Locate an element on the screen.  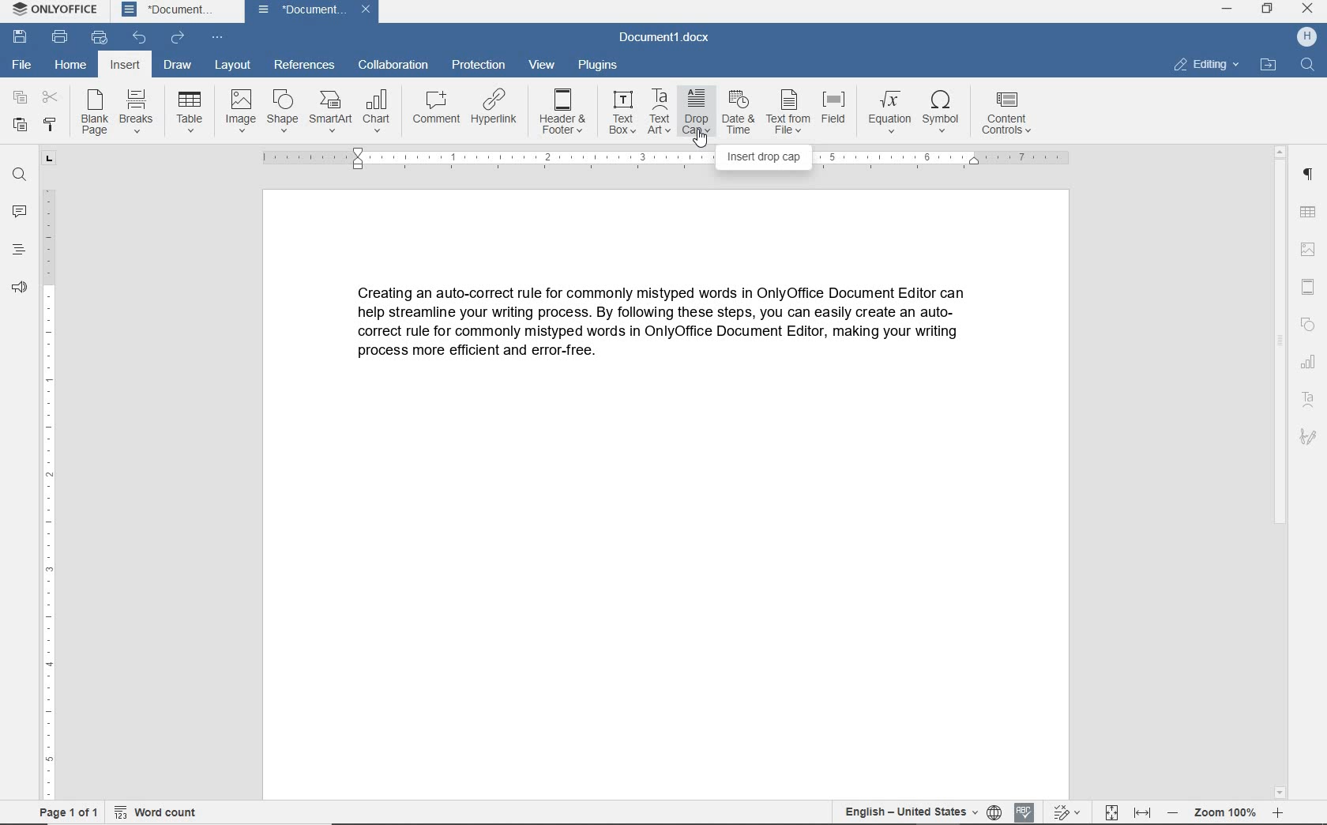
copy is located at coordinates (19, 99).